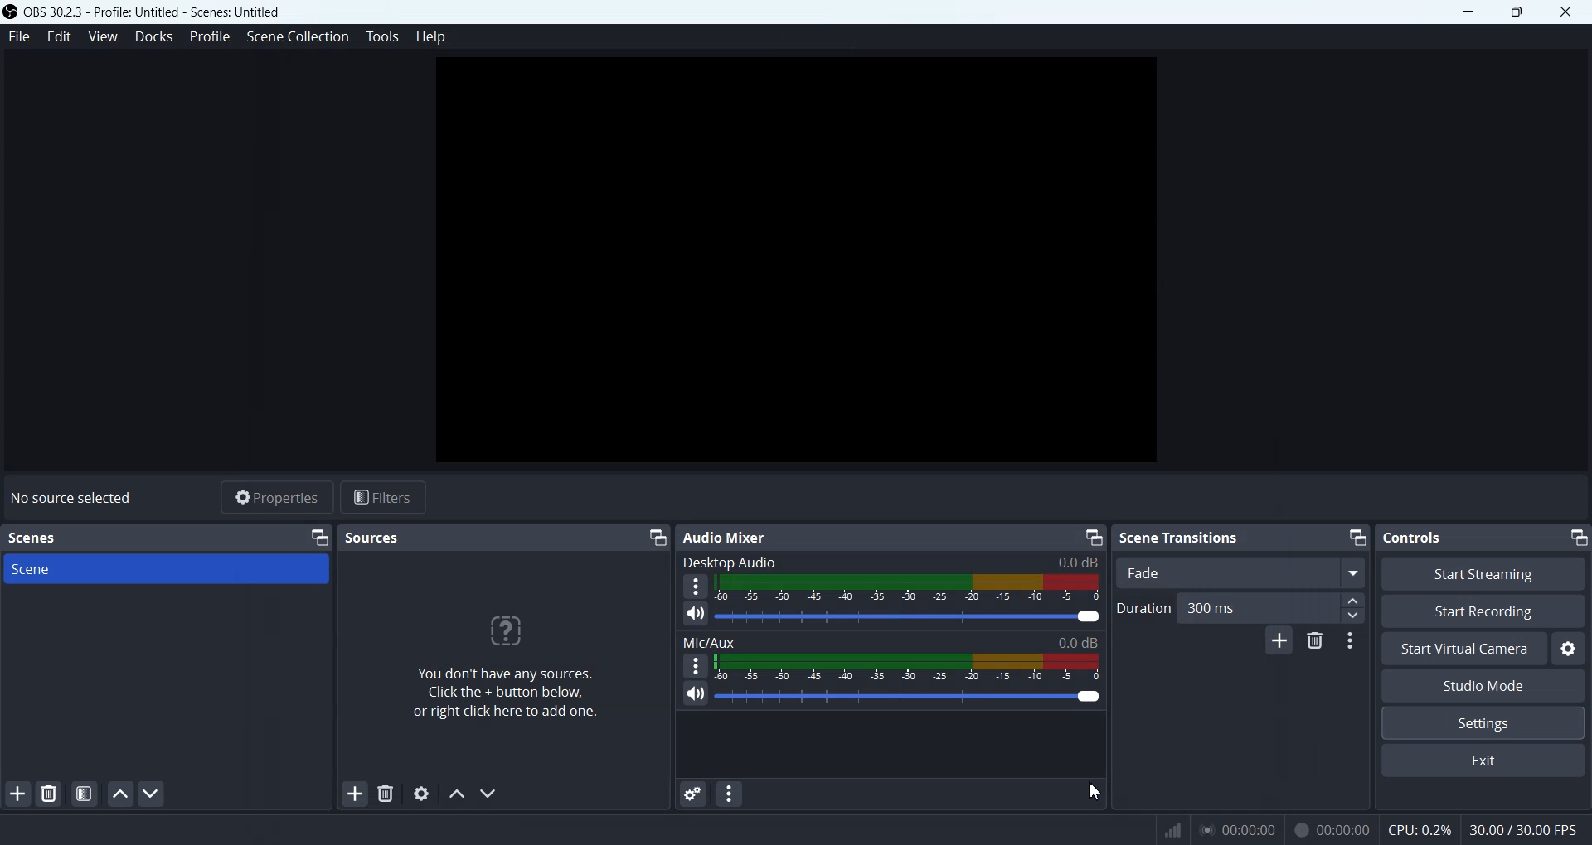  I want to click on 30.00 / 30.00 FPS, so click(1527, 829).